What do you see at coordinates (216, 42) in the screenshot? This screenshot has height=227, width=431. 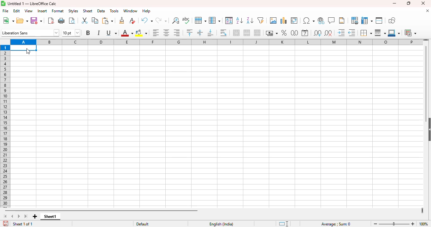 I see `columns` at bounding box center [216, 42].